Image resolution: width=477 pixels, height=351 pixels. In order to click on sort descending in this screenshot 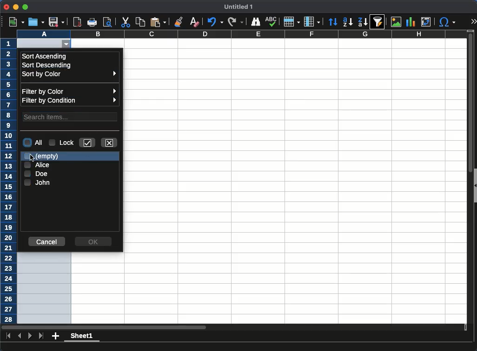, I will do `click(46, 65)`.